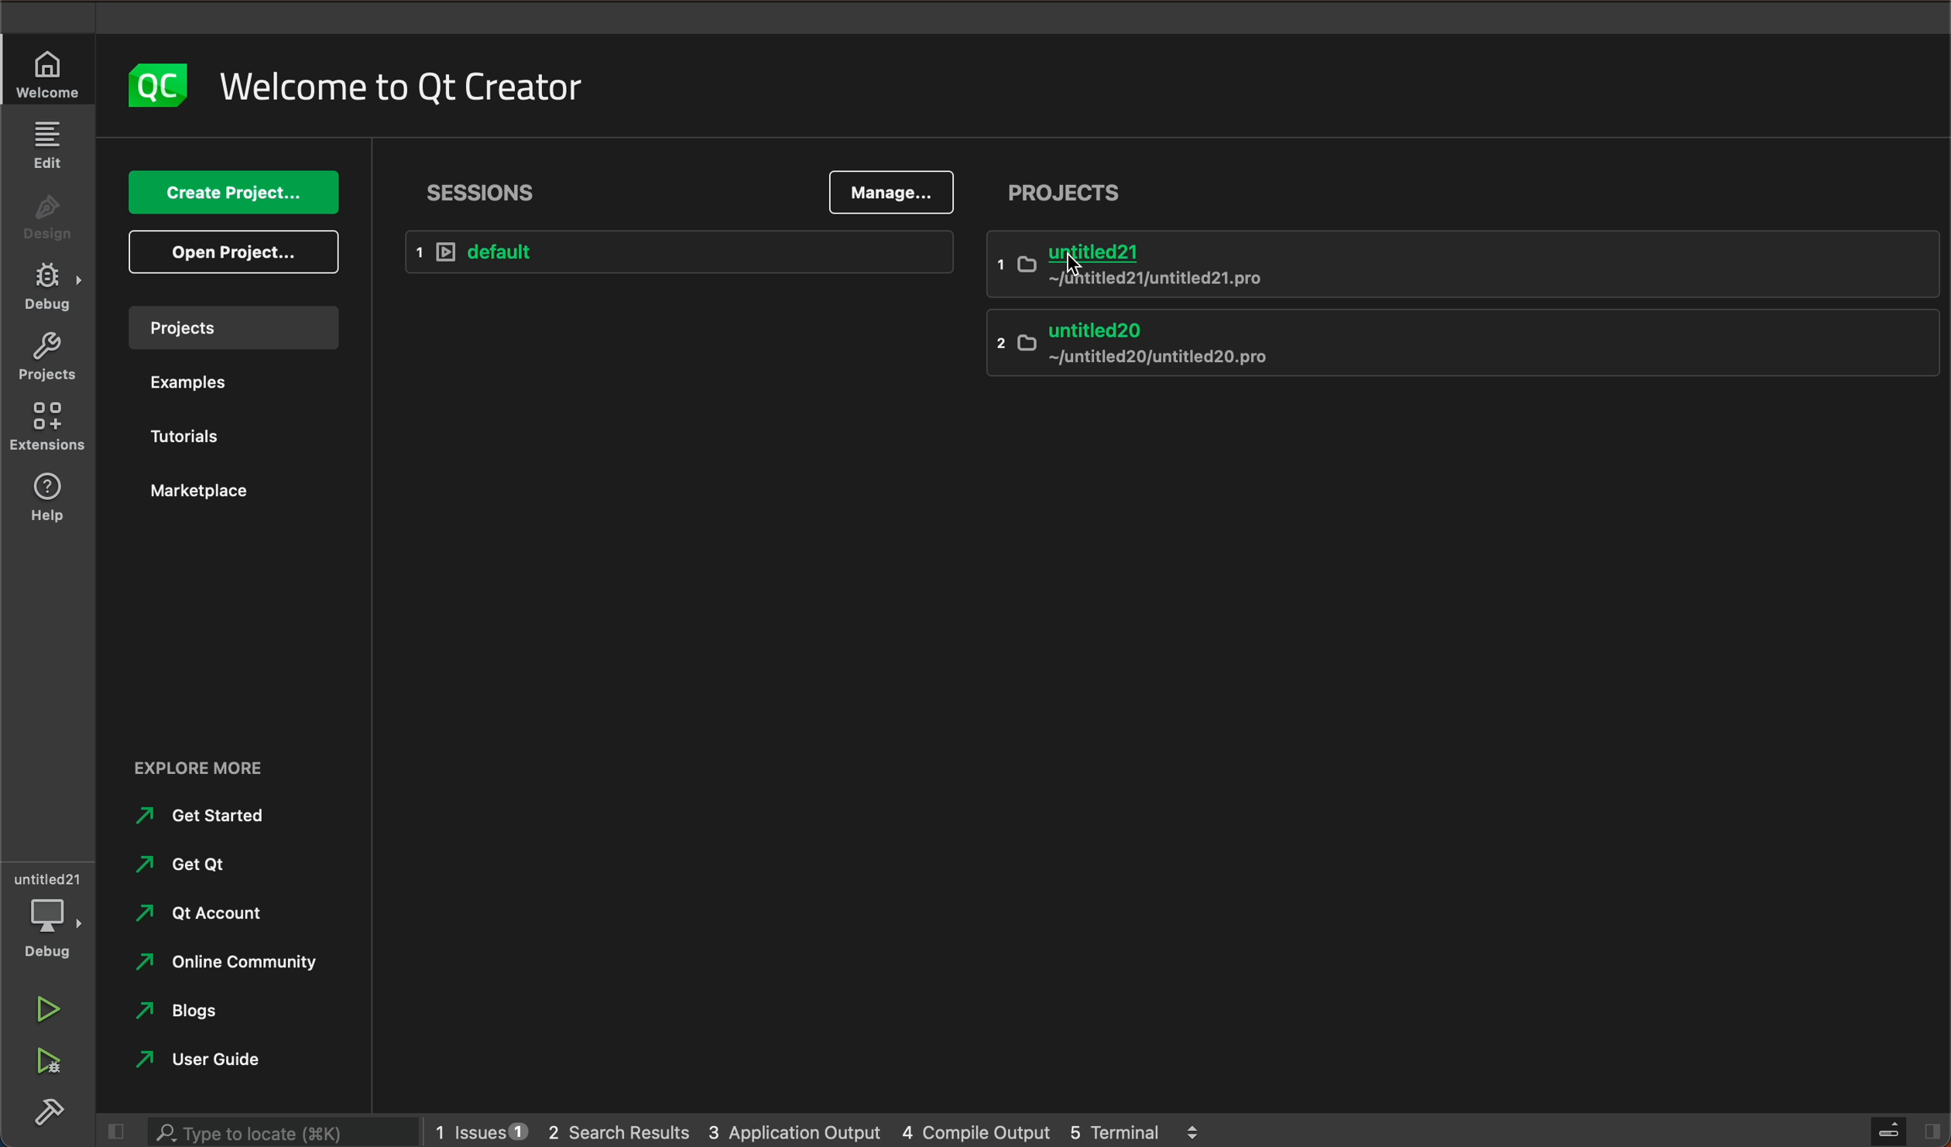  Describe the element at coordinates (50, 1010) in the screenshot. I see `run` at that location.